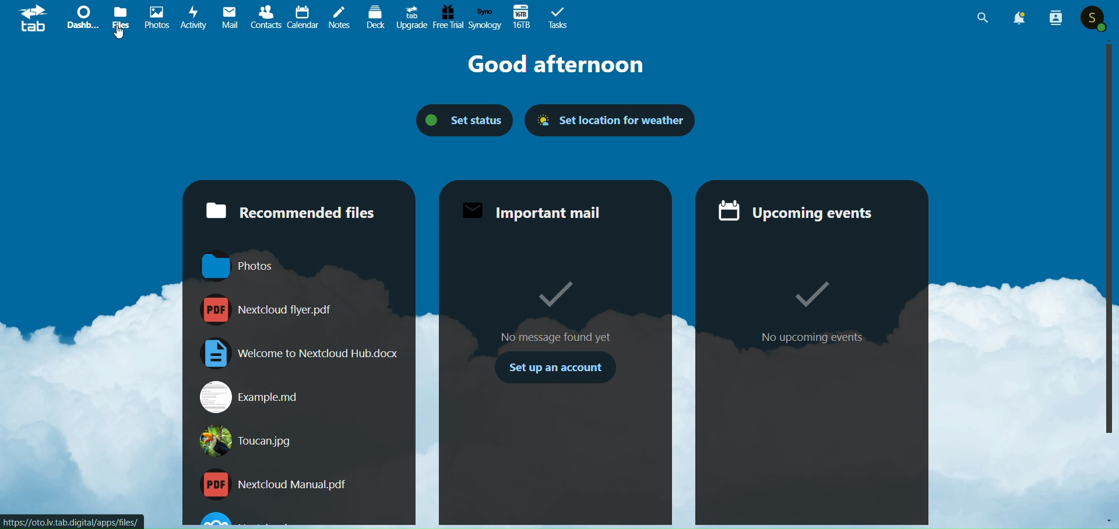  What do you see at coordinates (300, 310) in the screenshot?
I see `Nextcloud flyer.pdf` at bounding box center [300, 310].